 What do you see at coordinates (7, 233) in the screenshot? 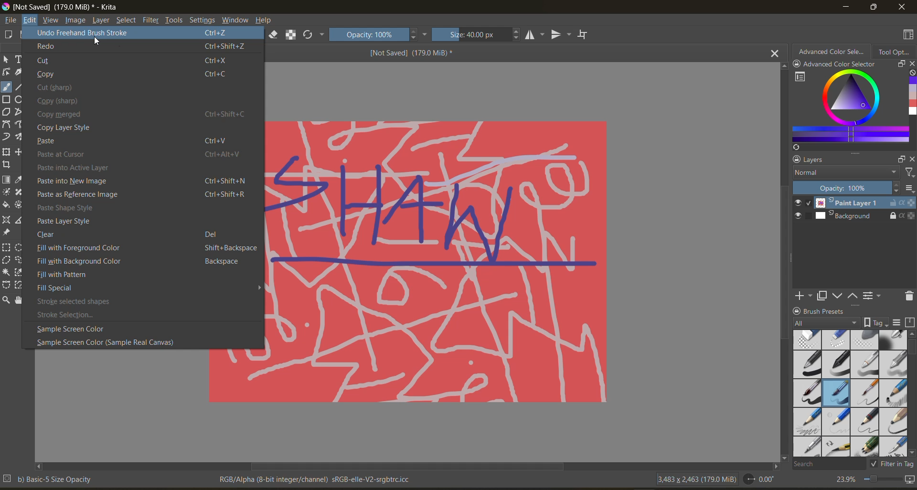
I see `Reference image tool` at bounding box center [7, 233].